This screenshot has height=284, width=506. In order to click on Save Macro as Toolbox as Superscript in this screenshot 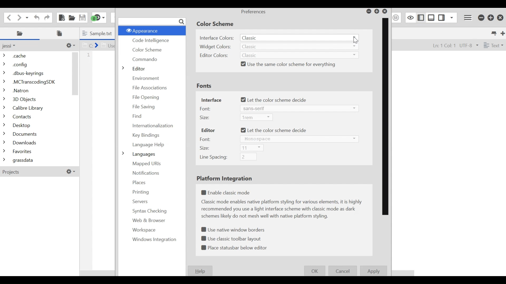, I will do `click(396, 17)`.